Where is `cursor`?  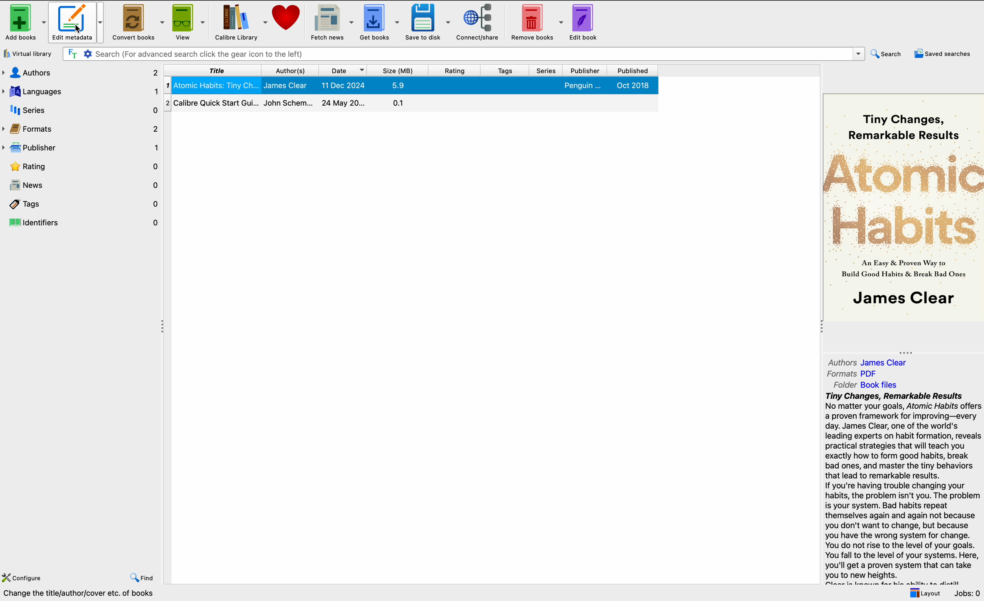 cursor is located at coordinates (79, 29).